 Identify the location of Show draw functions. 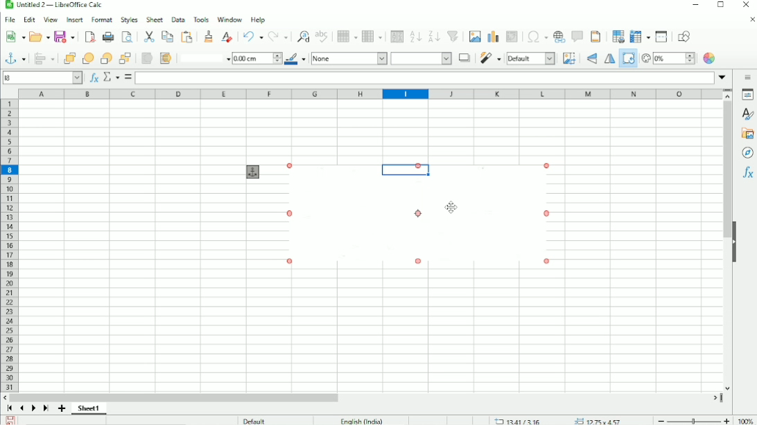
(684, 36).